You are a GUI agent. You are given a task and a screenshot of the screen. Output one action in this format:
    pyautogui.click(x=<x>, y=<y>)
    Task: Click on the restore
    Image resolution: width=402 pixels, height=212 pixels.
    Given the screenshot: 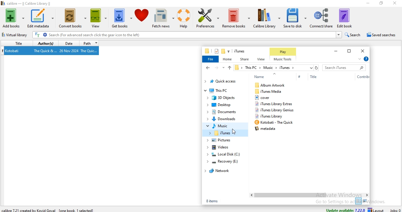 What is the action you would take?
    pyautogui.click(x=348, y=50)
    